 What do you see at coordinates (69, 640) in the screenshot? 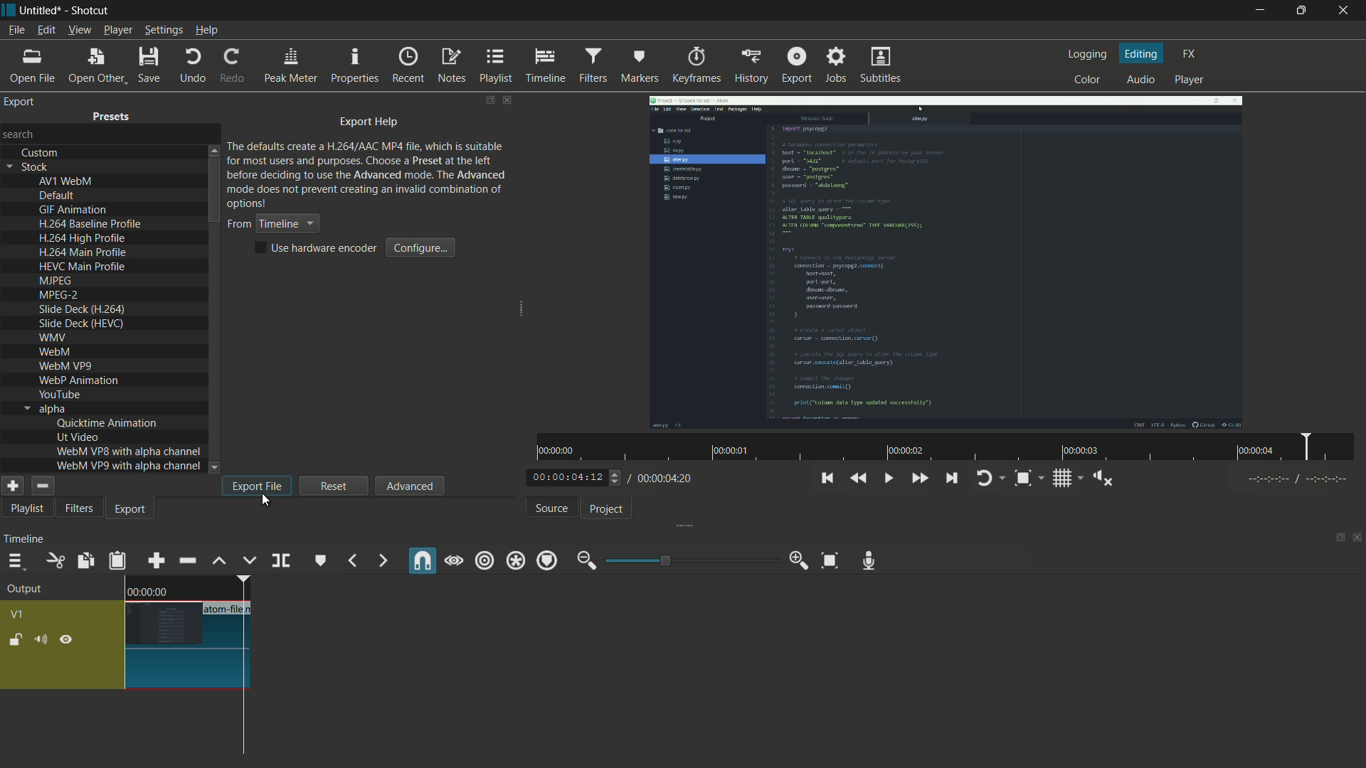
I see `hide` at bounding box center [69, 640].